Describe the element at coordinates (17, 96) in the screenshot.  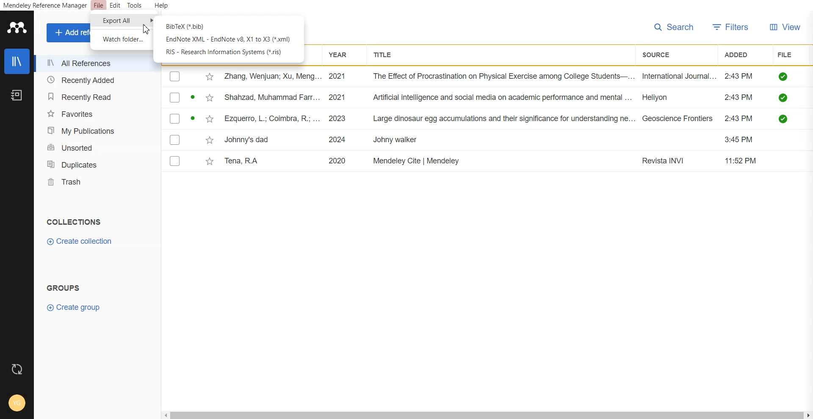
I see `Notebook` at that location.